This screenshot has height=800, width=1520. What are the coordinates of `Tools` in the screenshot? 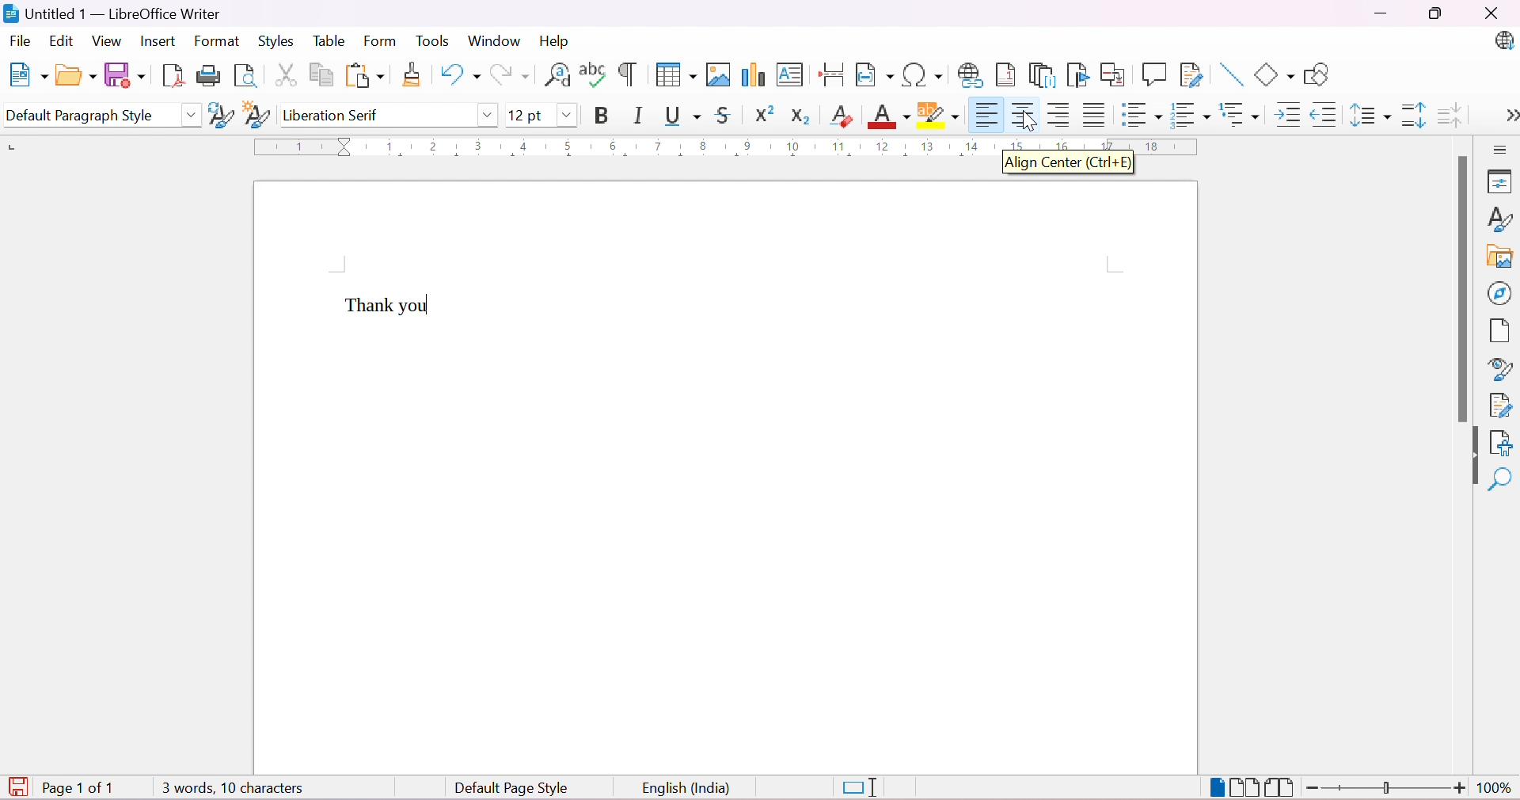 It's located at (434, 42).